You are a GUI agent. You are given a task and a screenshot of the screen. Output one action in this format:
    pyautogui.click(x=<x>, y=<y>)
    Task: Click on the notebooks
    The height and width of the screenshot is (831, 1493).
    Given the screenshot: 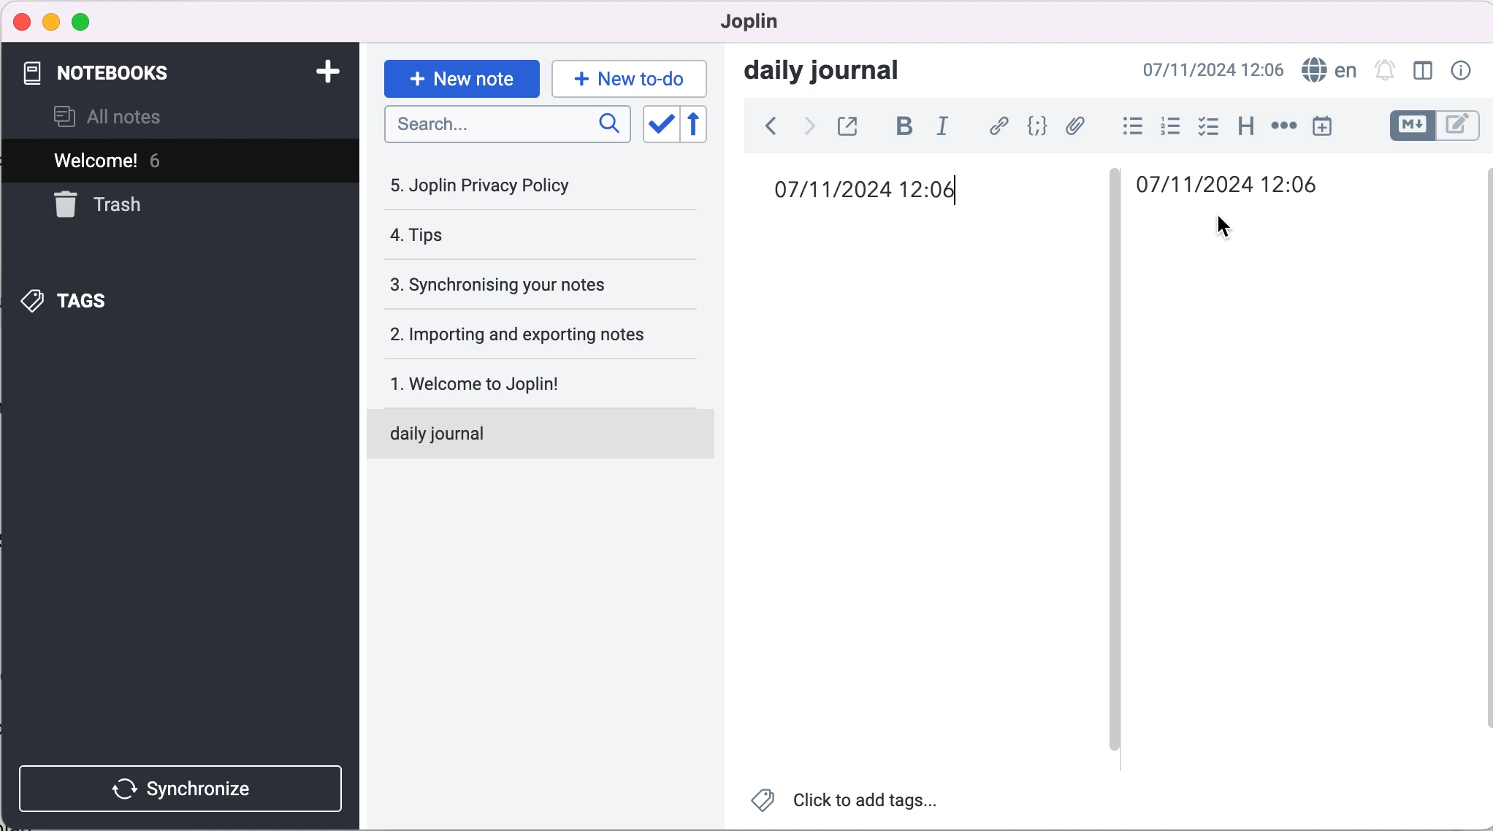 What is the action you would take?
    pyautogui.click(x=108, y=74)
    